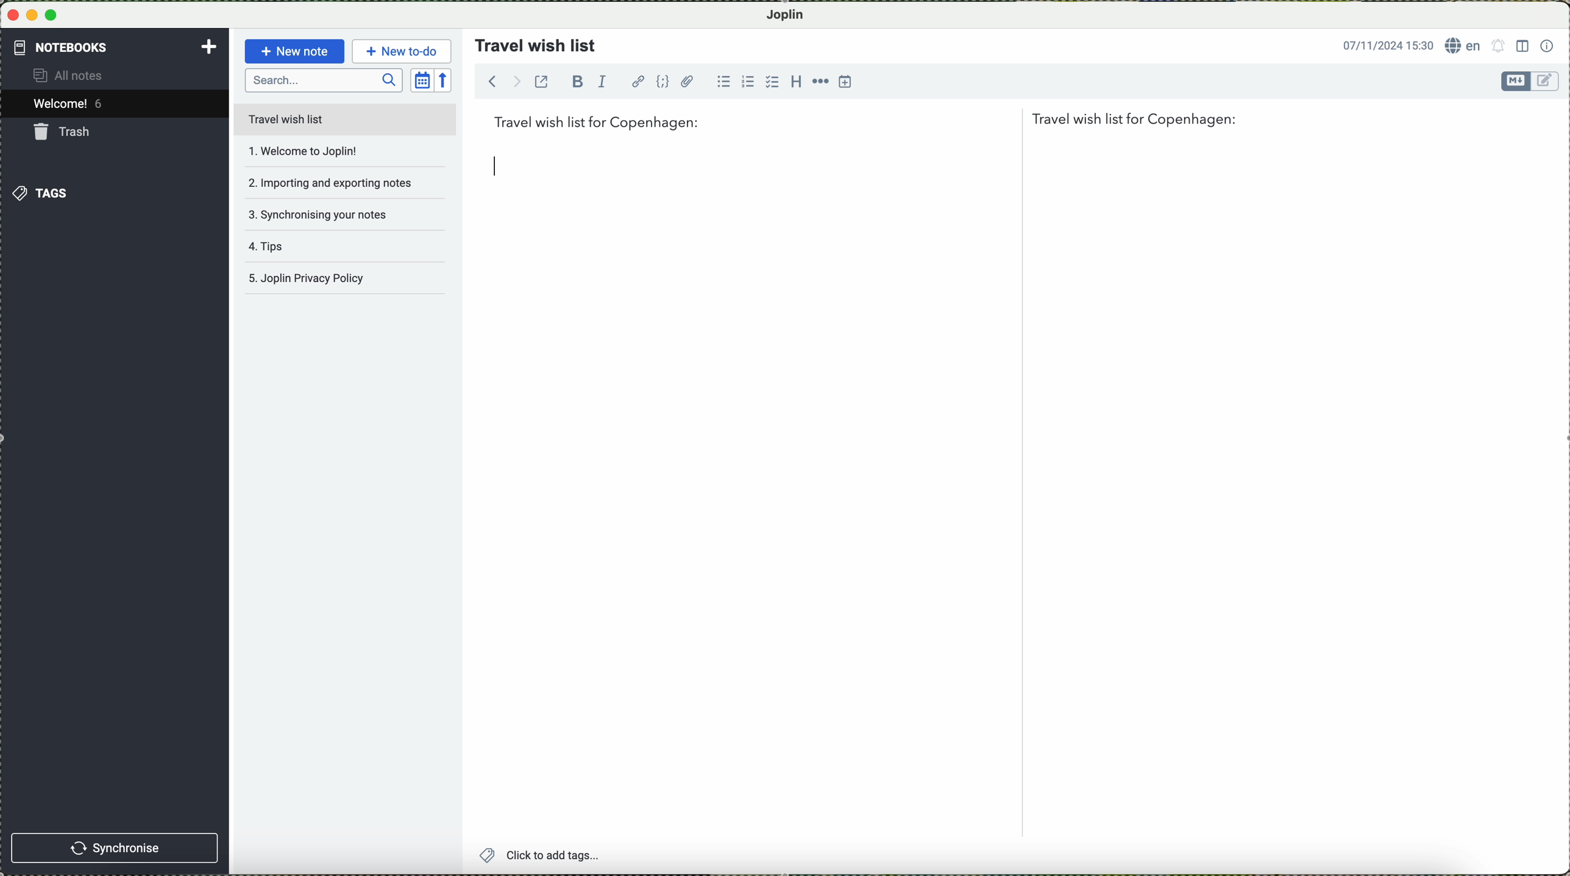  What do you see at coordinates (330, 182) in the screenshot?
I see `importing and exporting notes` at bounding box center [330, 182].